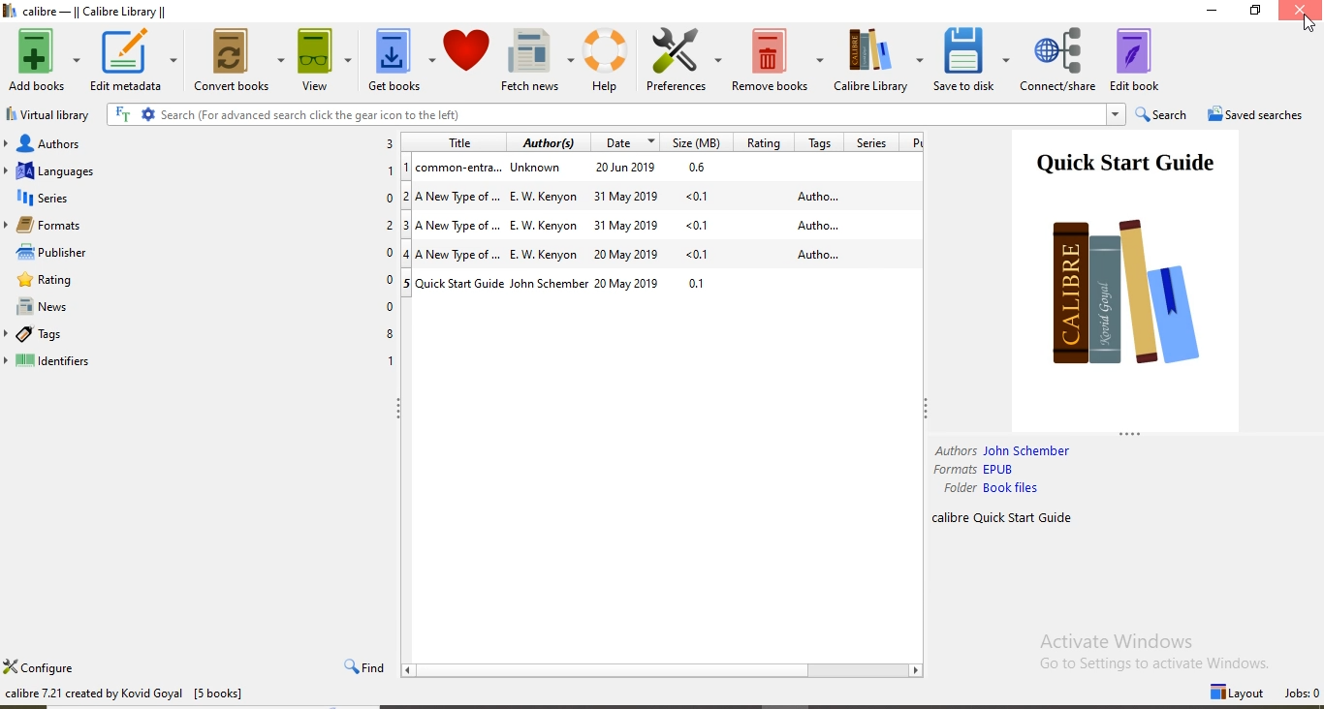 This screenshot has width=1324, height=709. I want to click on Edit book, so click(1134, 60).